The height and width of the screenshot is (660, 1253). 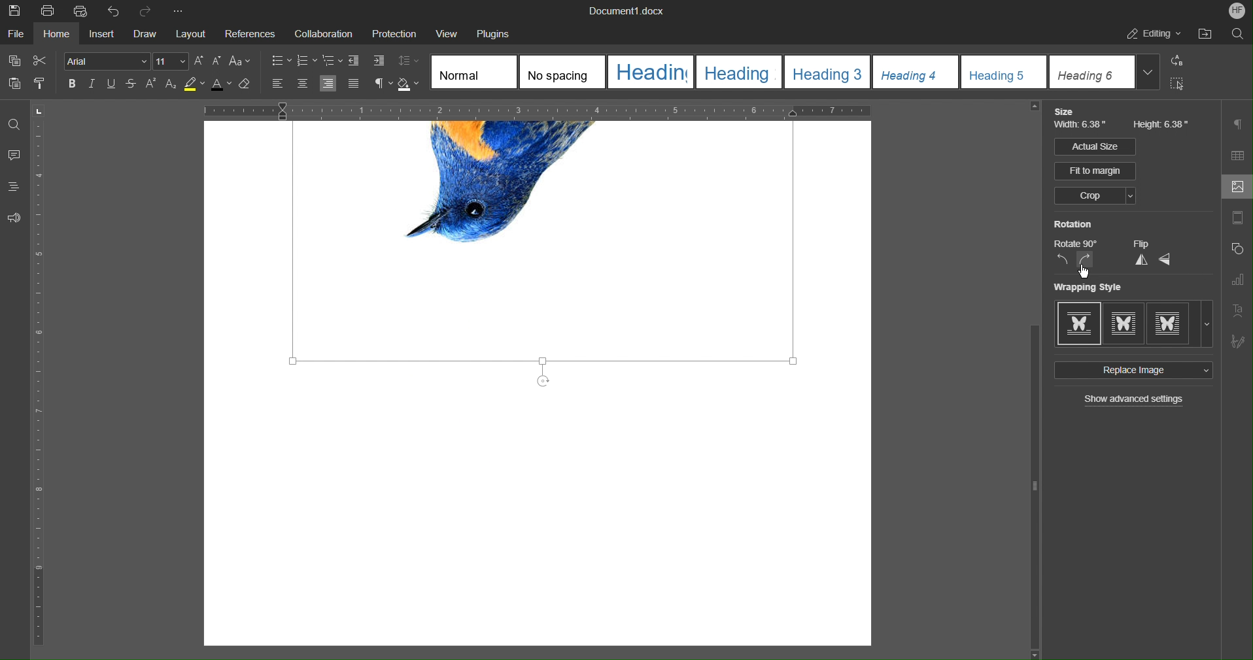 I want to click on Crop, so click(x=1095, y=196).